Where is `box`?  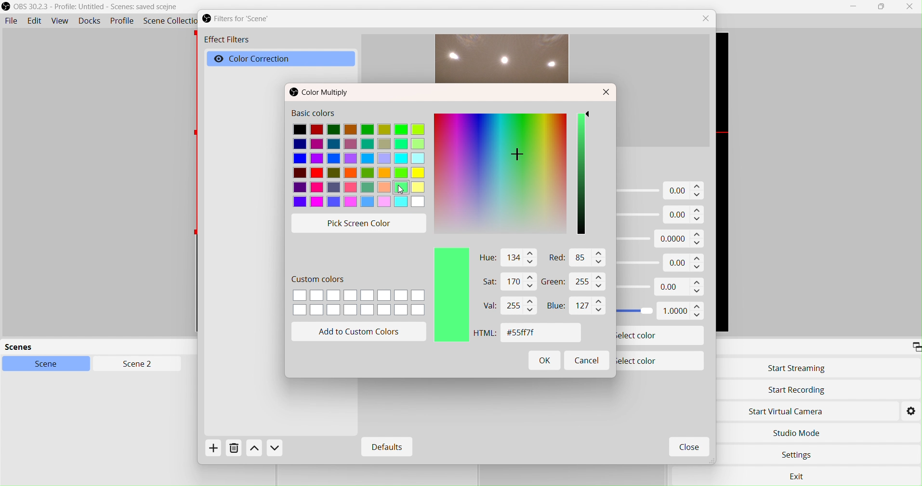
box is located at coordinates (883, 7).